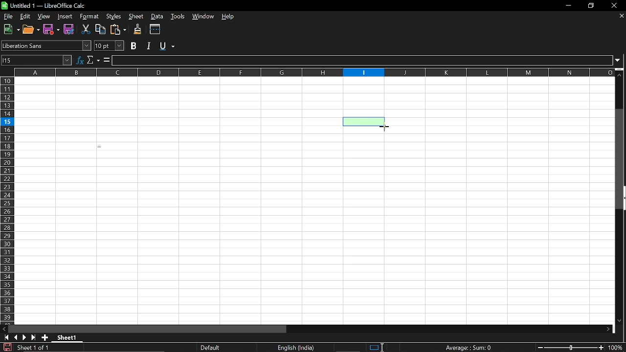 This screenshot has height=352, width=626. I want to click on Edit, so click(24, 16).